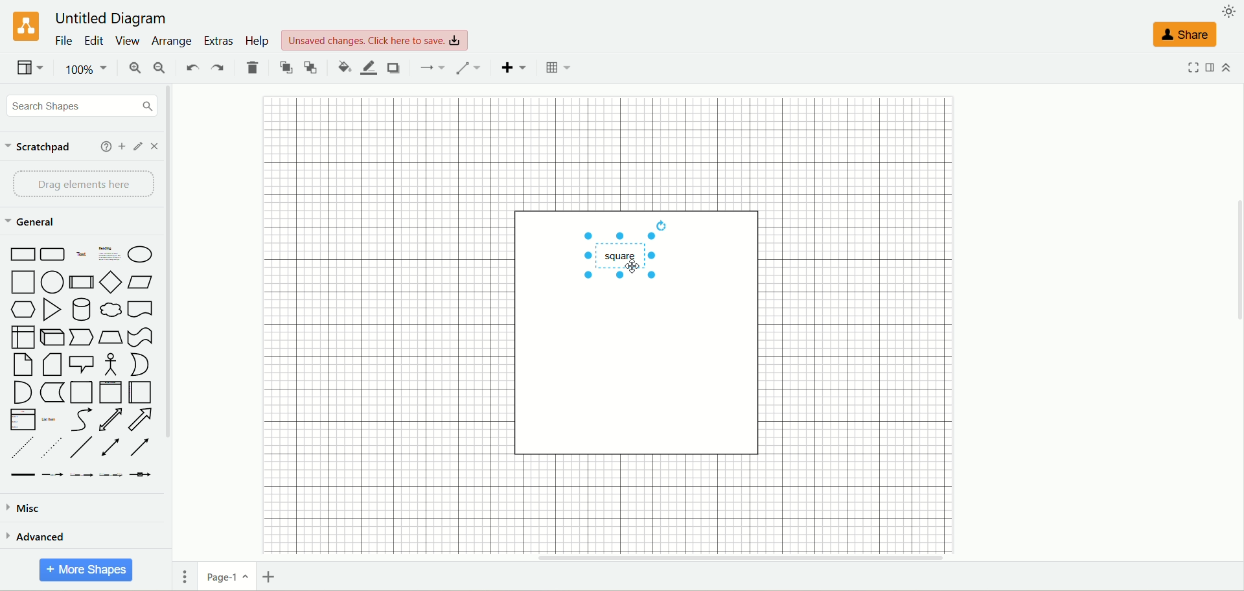 Image resolution: width=1244 pixels, height=591 pixels. What do you see at coordinates (341, 67) in the screenshot?
I see `fill color` at bounding box center [341, 67].